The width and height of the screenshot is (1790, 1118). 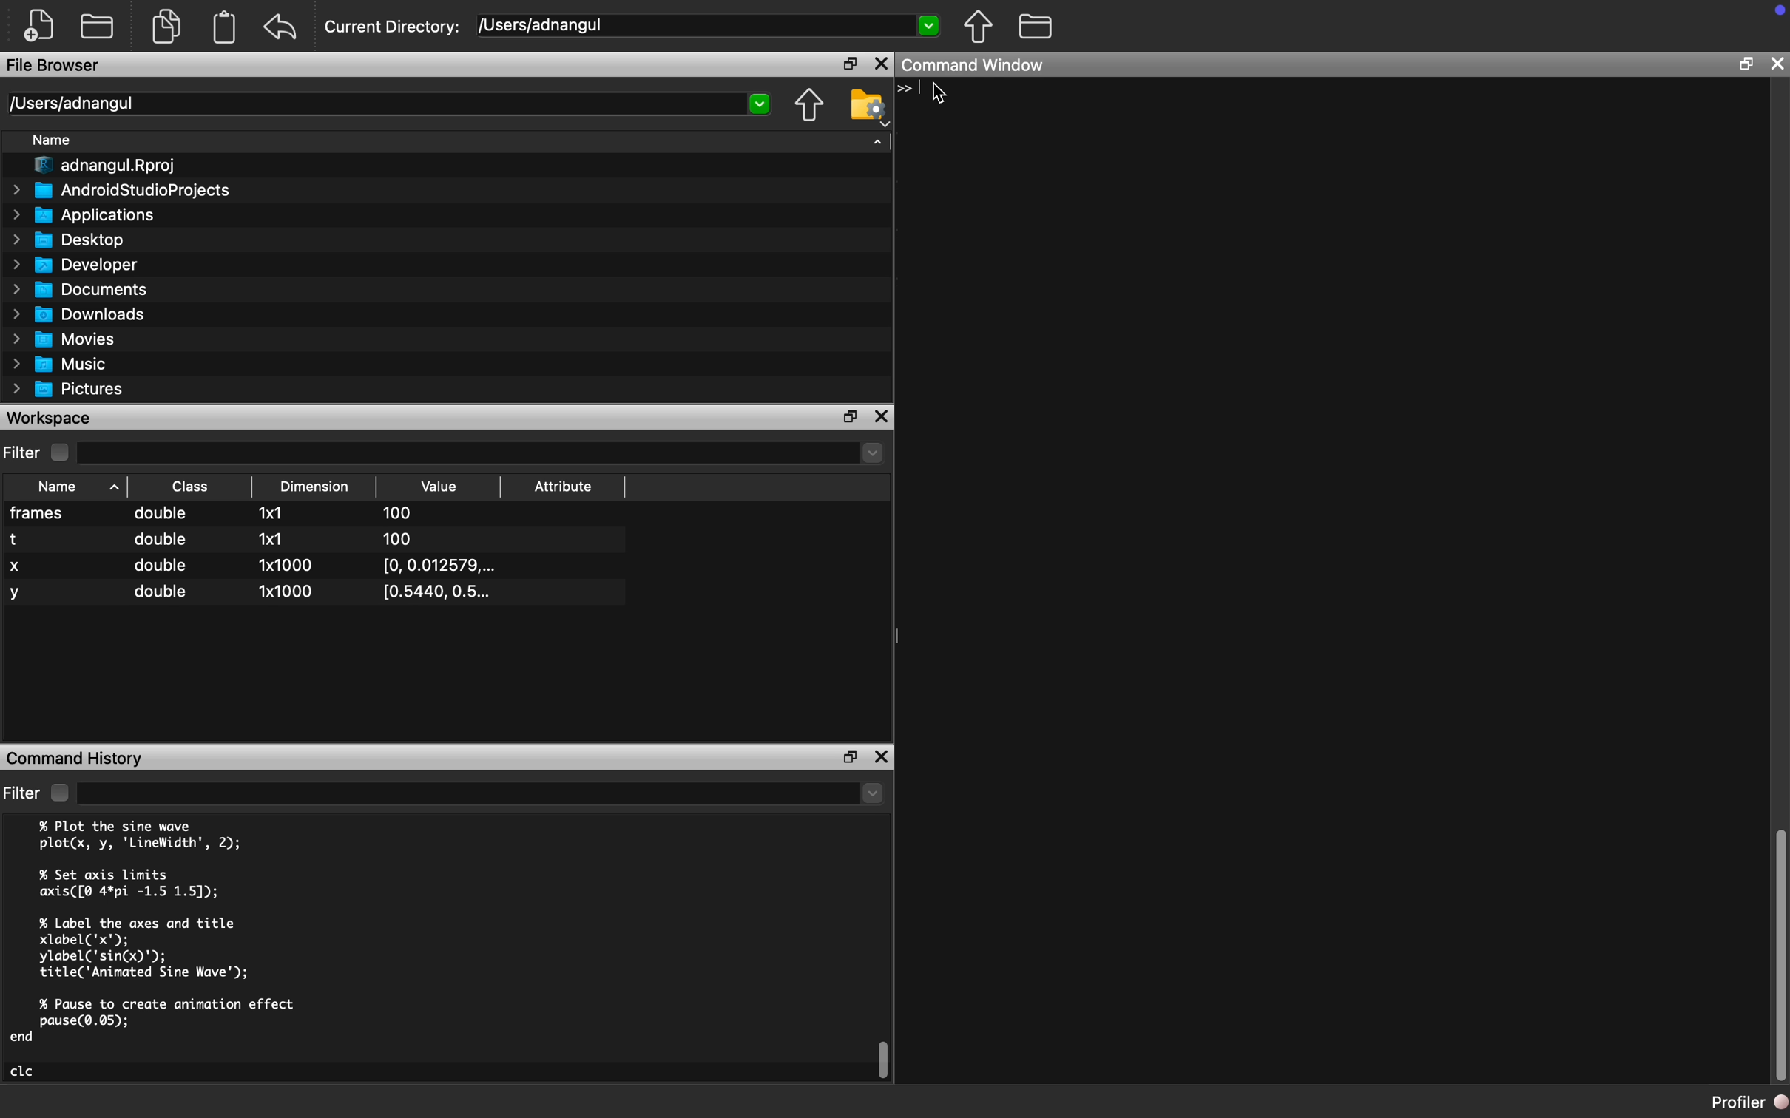 I want to click on Close, so click(x=1774, y=66).